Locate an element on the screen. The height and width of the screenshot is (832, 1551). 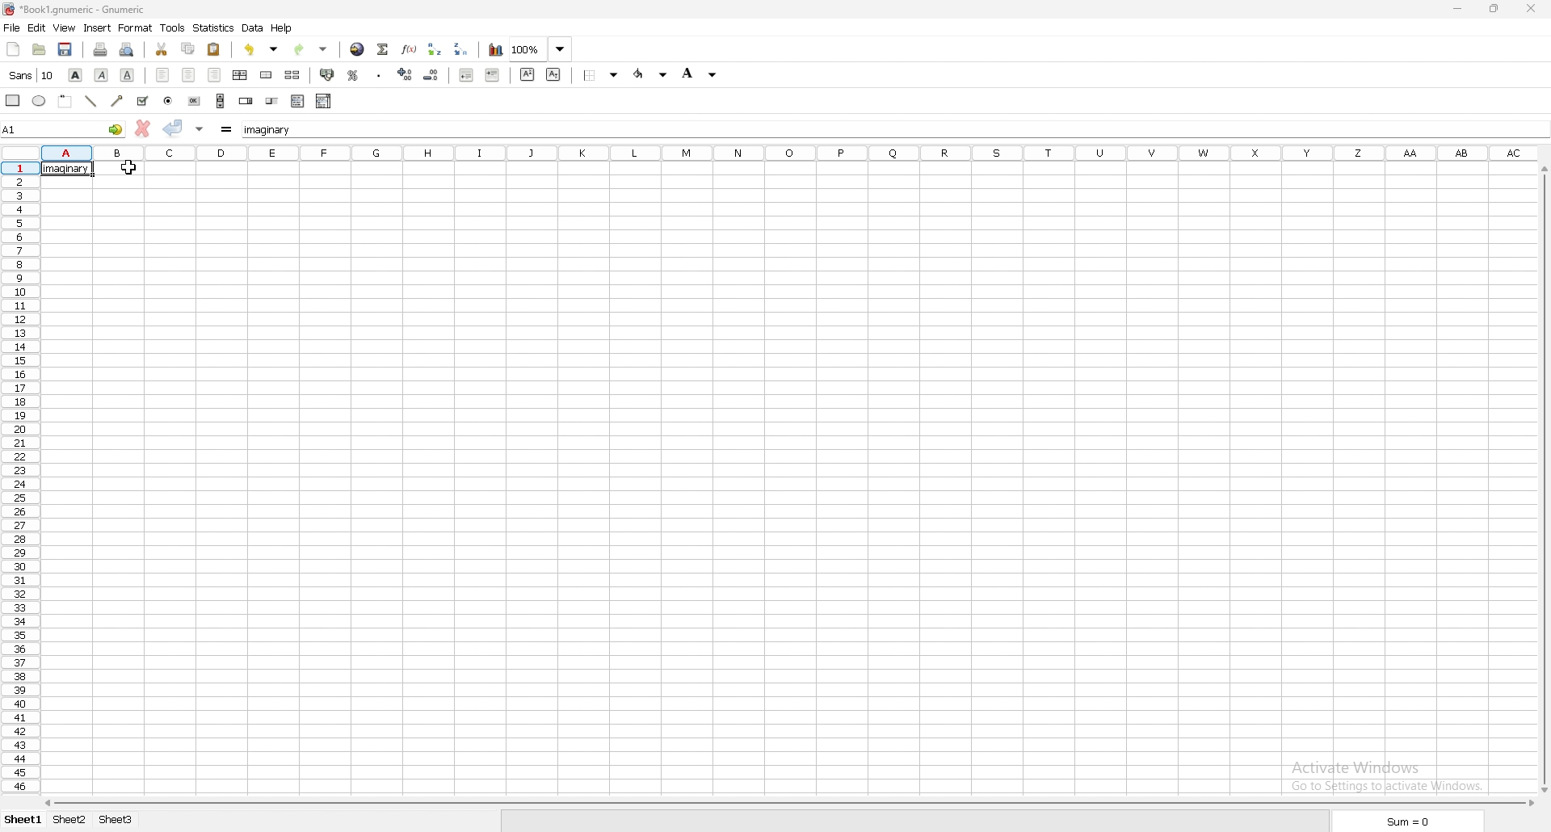
bold is located at coordinates (75, 75).